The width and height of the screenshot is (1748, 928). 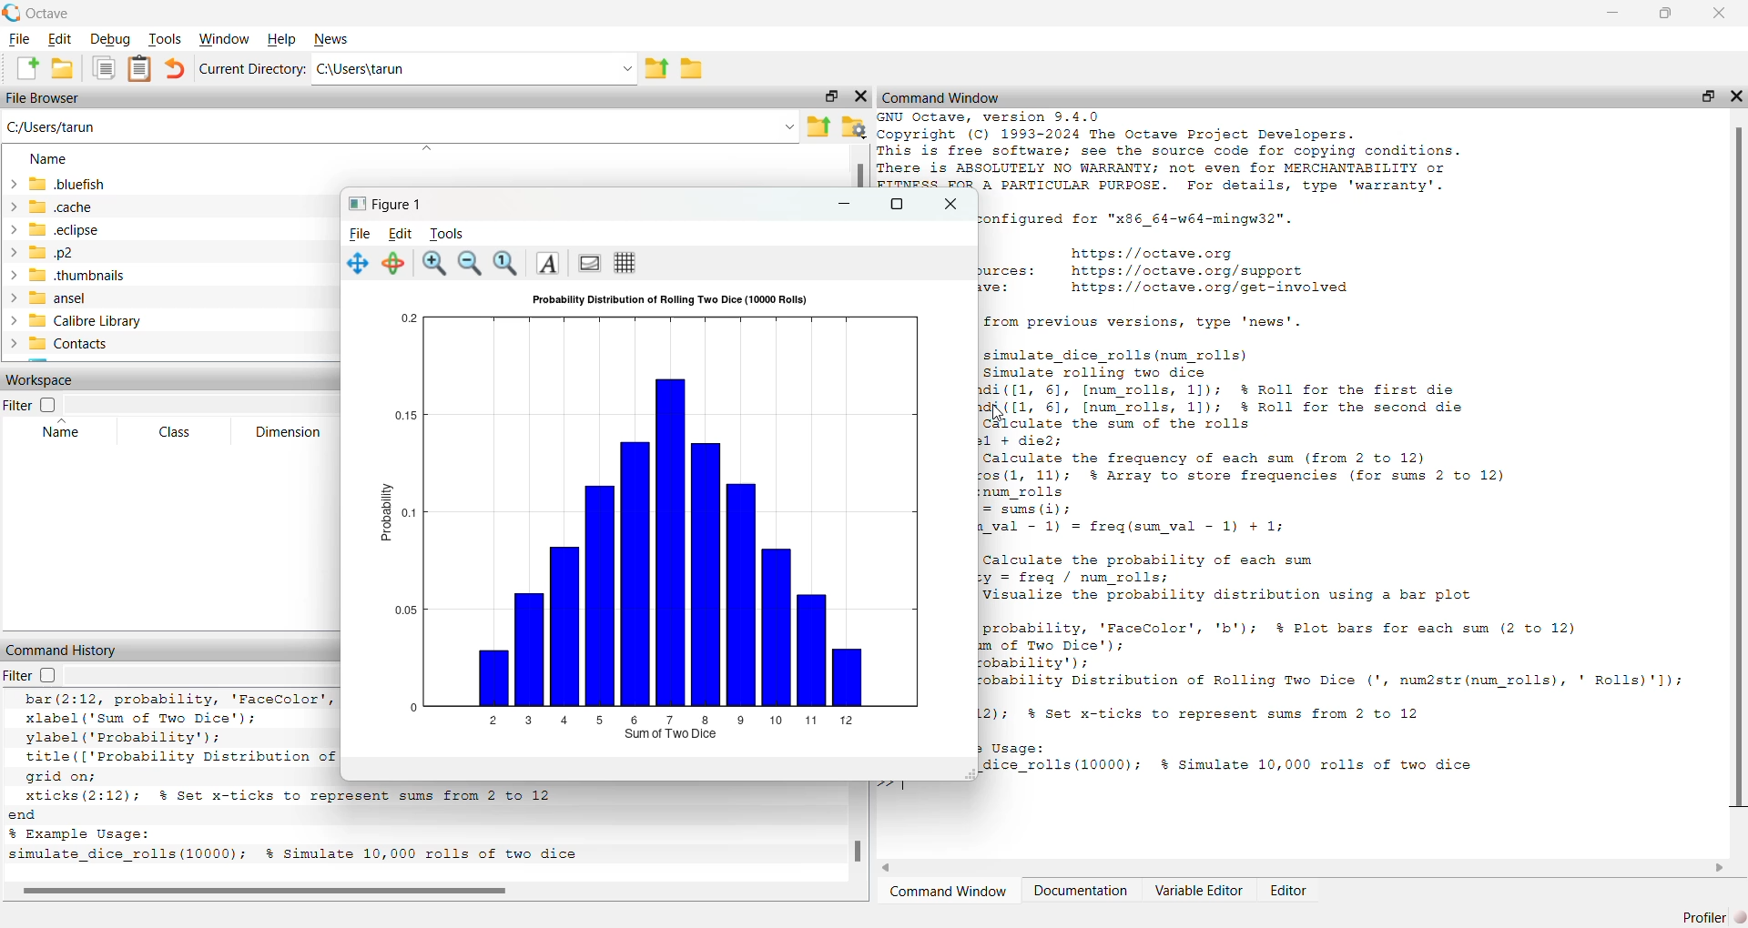 I want to click on Class, so click(x=177, y=433).